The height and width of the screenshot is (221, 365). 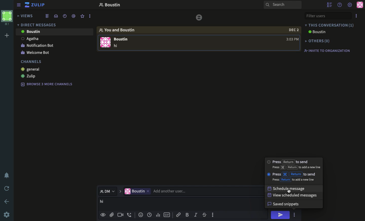 I want to click on settings, so click(x=350, y=5).